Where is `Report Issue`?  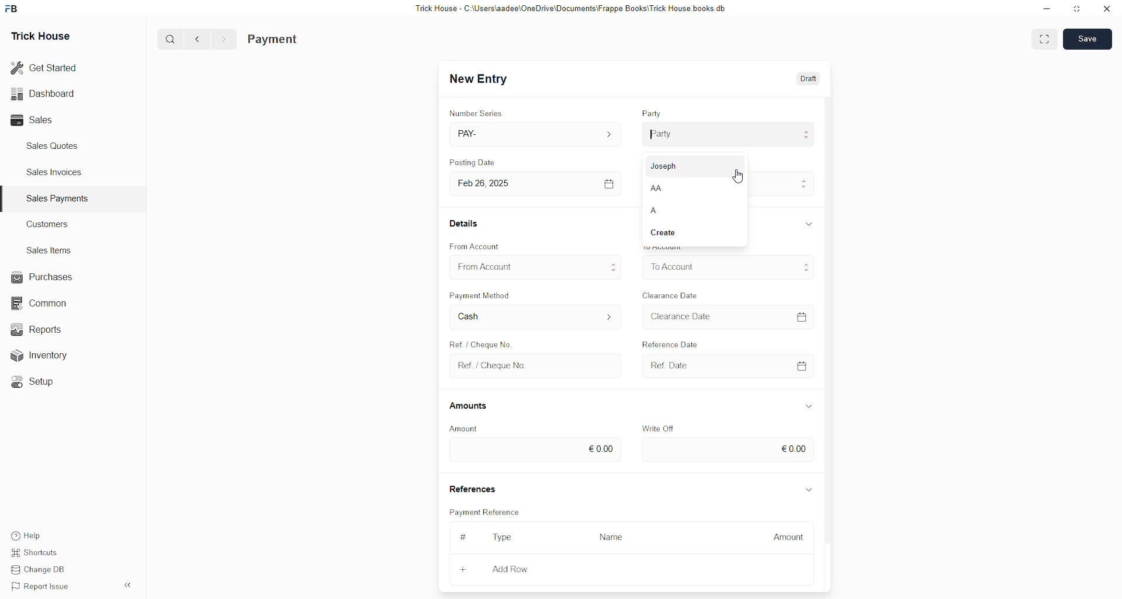 Report Issue is located at coordinates (43, 587).